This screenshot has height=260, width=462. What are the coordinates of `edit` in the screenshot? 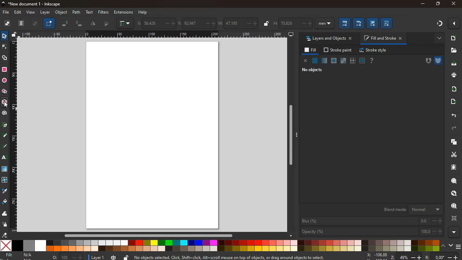 It's located at (19, 13).